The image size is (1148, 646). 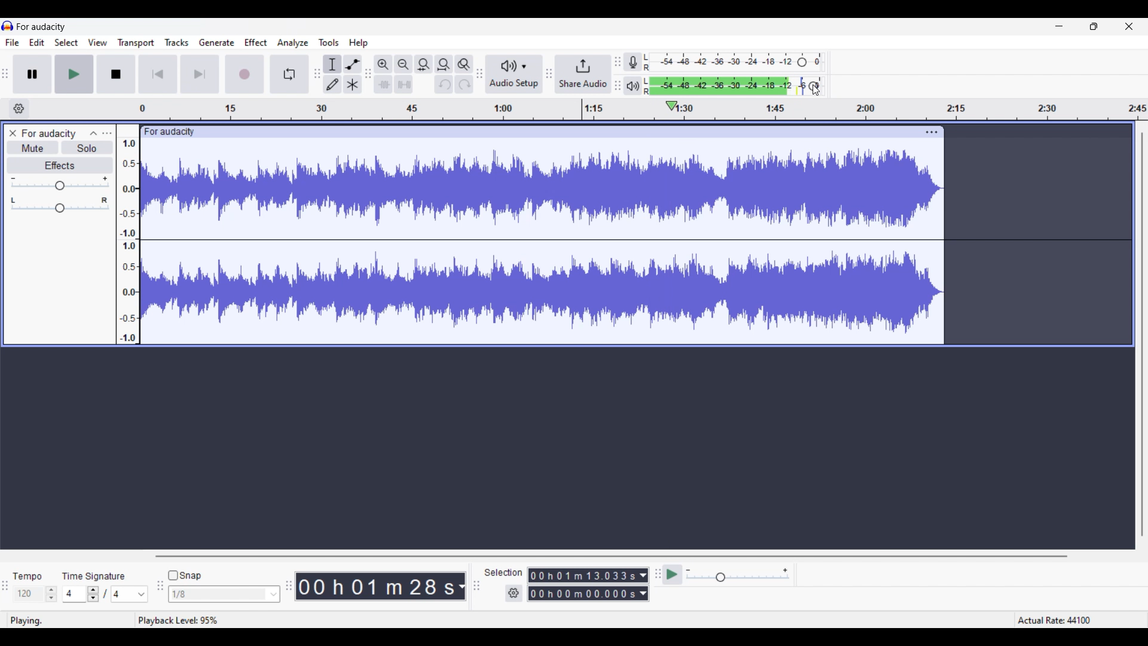 What do you see at coordinates (185, 575) in the screenshot?
I see `Snap toggle` at bounding box center [185, 575].